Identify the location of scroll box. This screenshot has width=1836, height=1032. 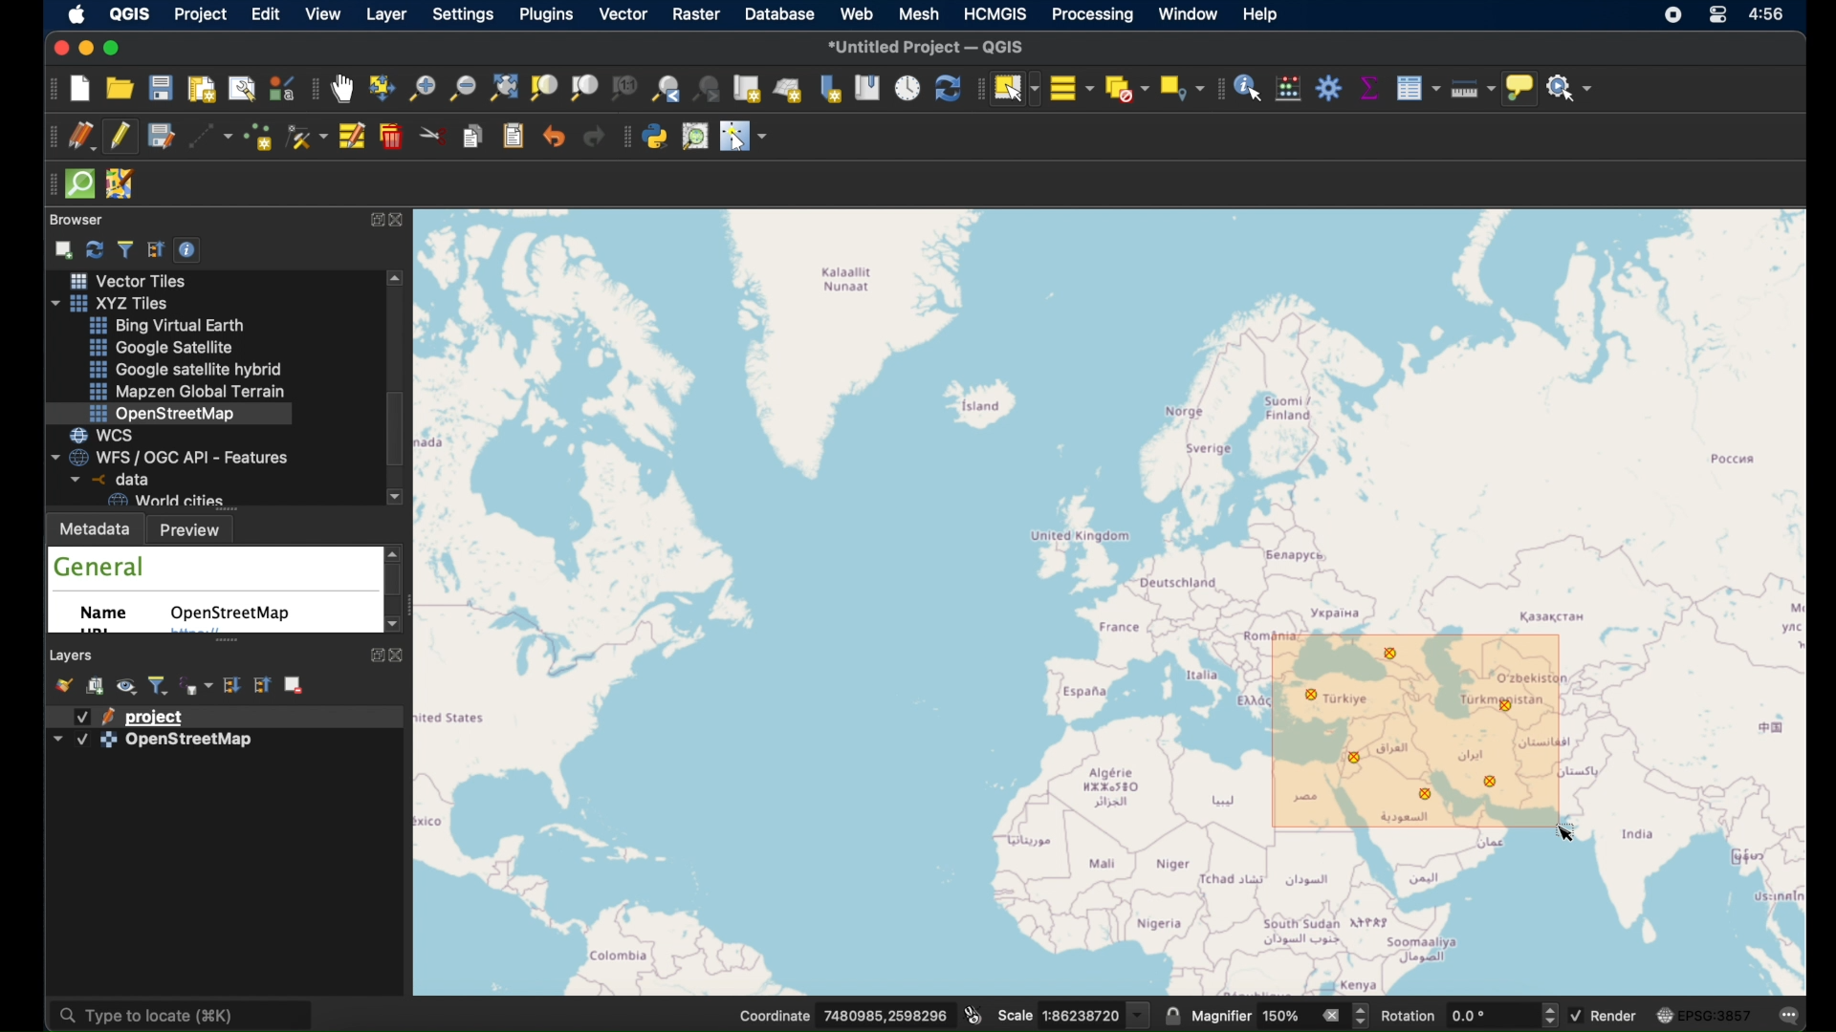
(395, 583).